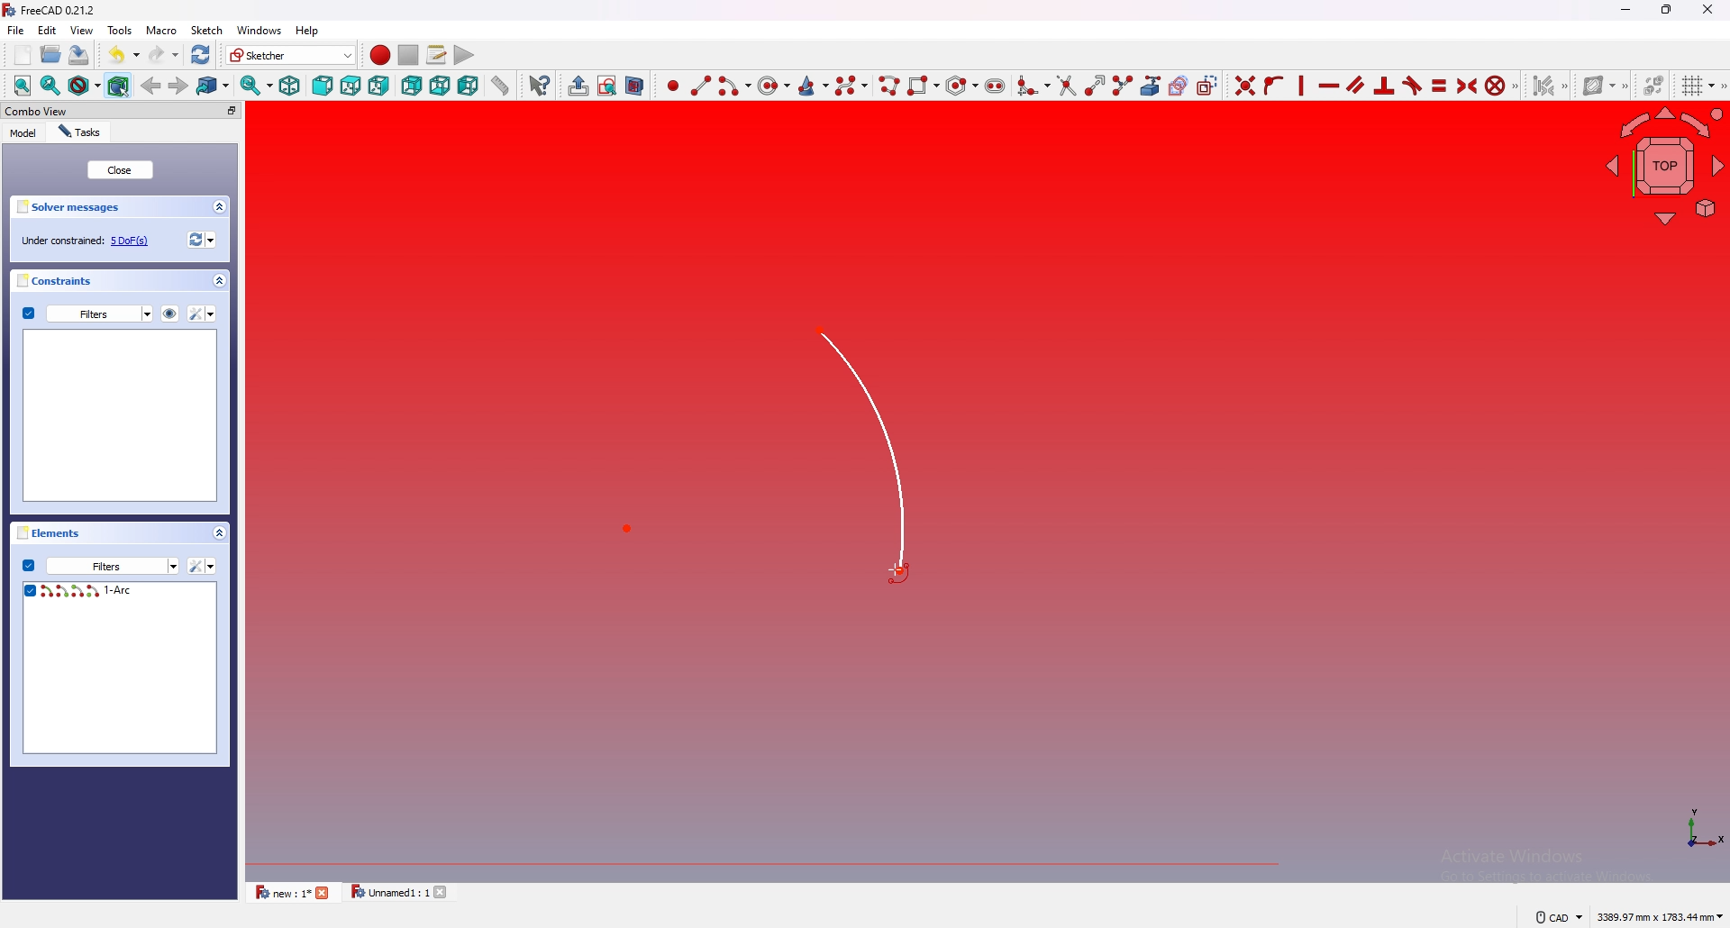 This screenshot has width=1730, height=928. What do you see at coordinates (380, 56) in the screenshot?
I see `record macro` at bounding box center [380, 56].